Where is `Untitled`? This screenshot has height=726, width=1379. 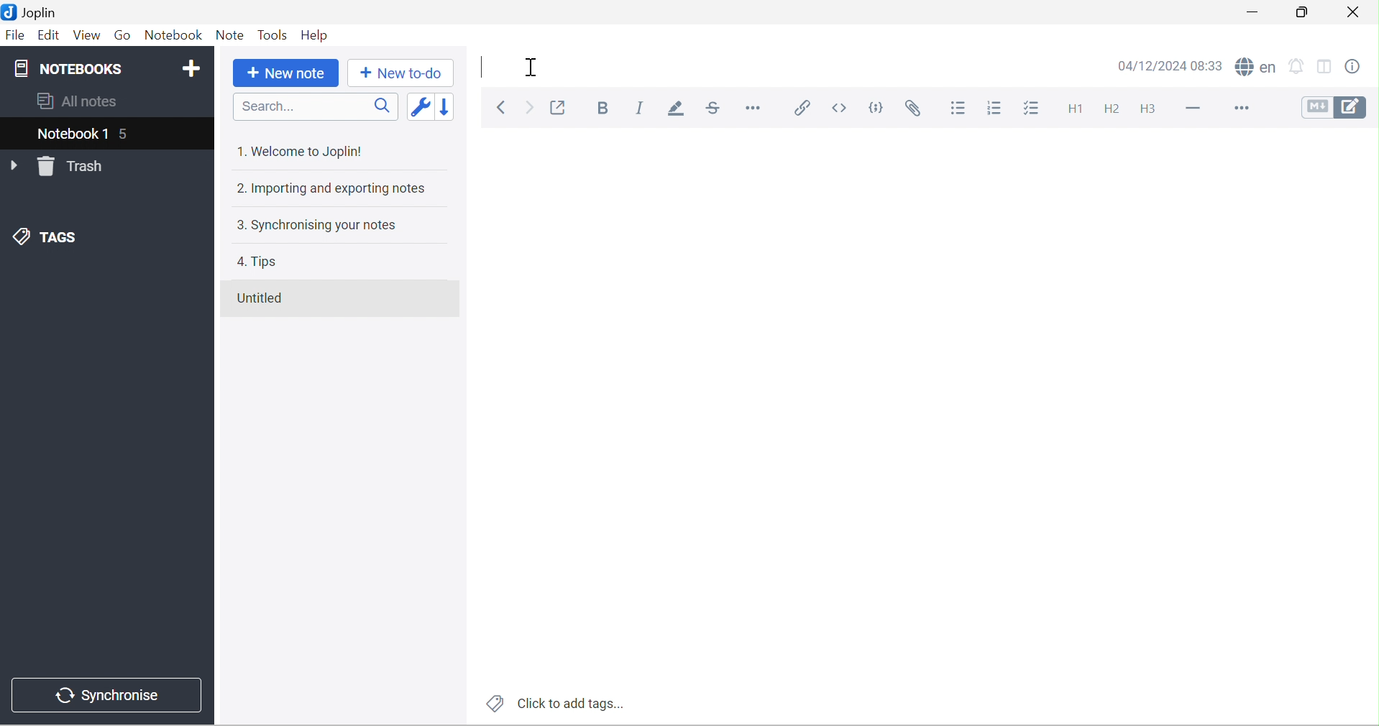
Untitled is located at coordinates (263, 298).